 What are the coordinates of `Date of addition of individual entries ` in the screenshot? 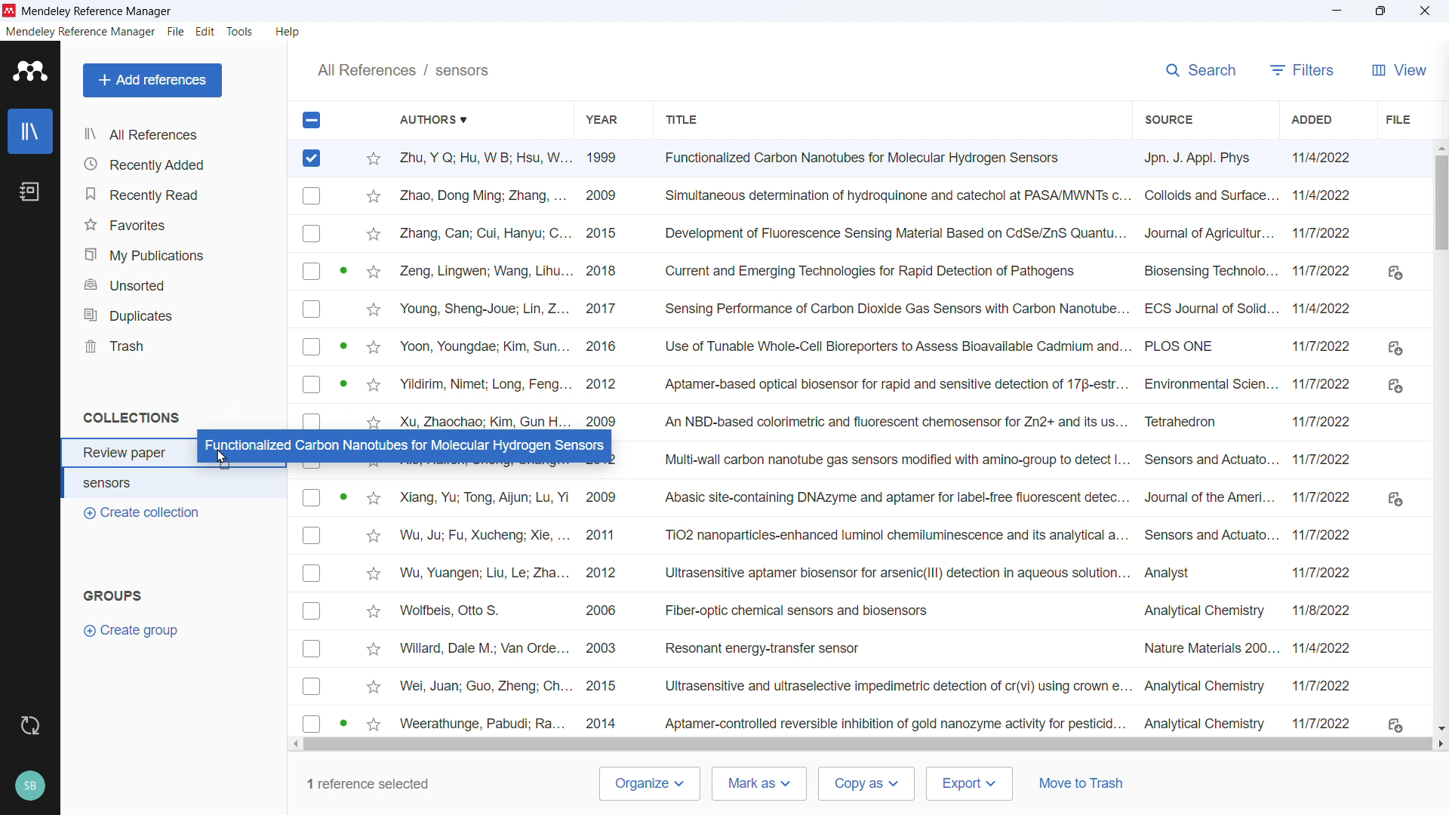 It's located at (1324, 439).